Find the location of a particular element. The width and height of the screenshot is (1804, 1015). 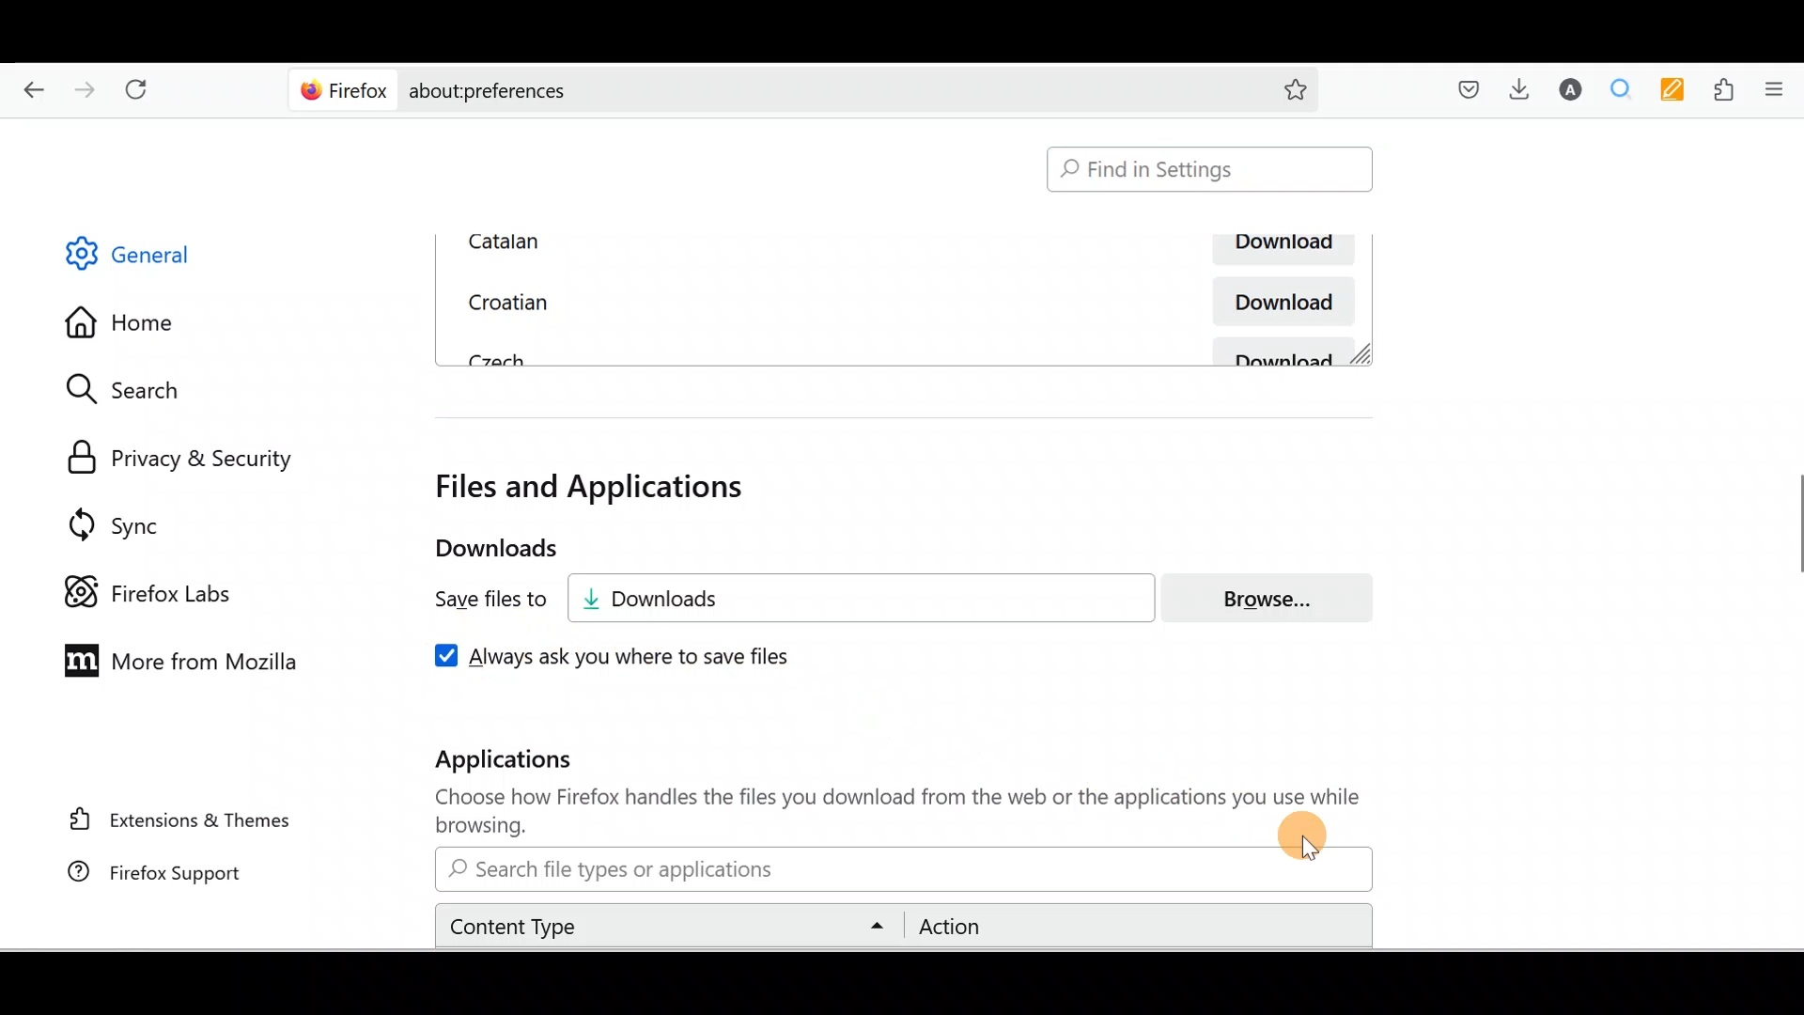

Account is located at coordinates (1573, 91).